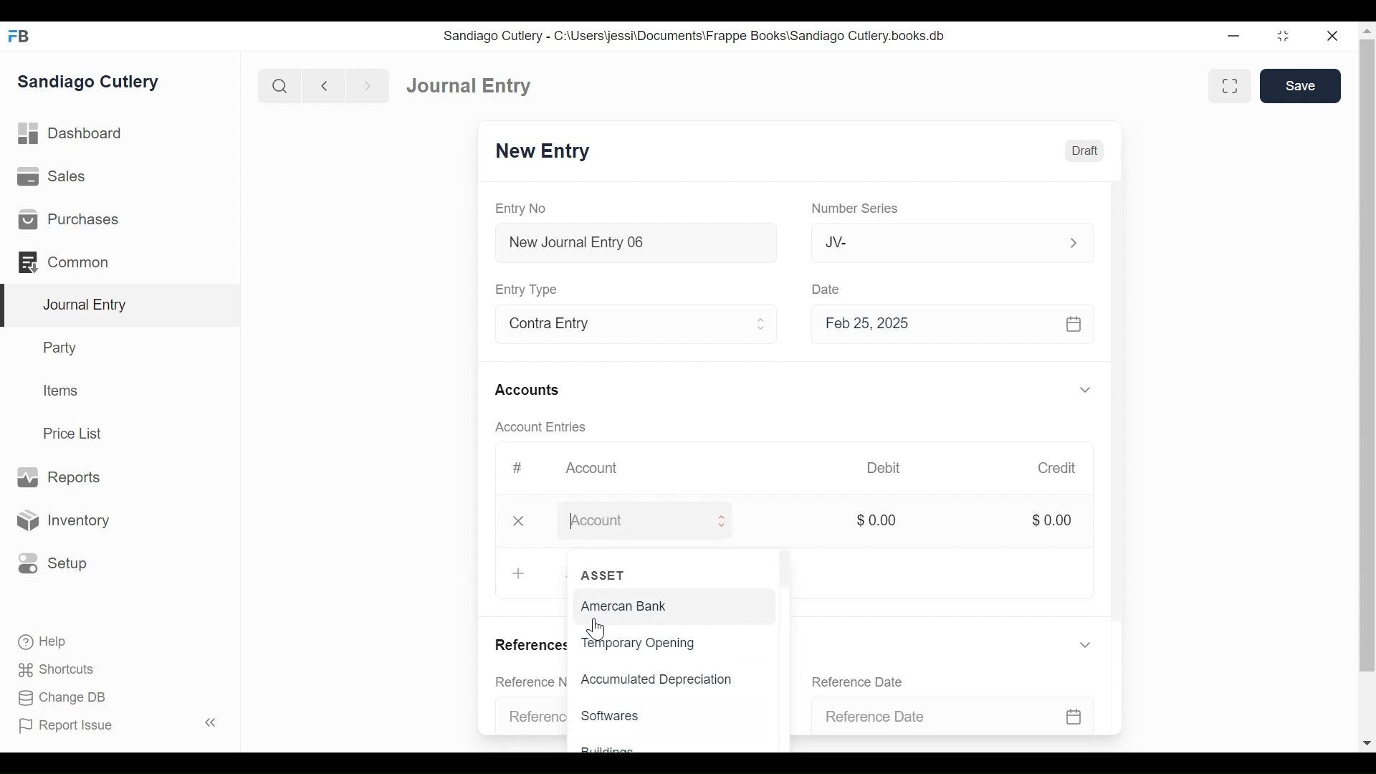 The width and height of the screenshot is (1376, 774). I want to click on Scroll up, so click(1366, 30).